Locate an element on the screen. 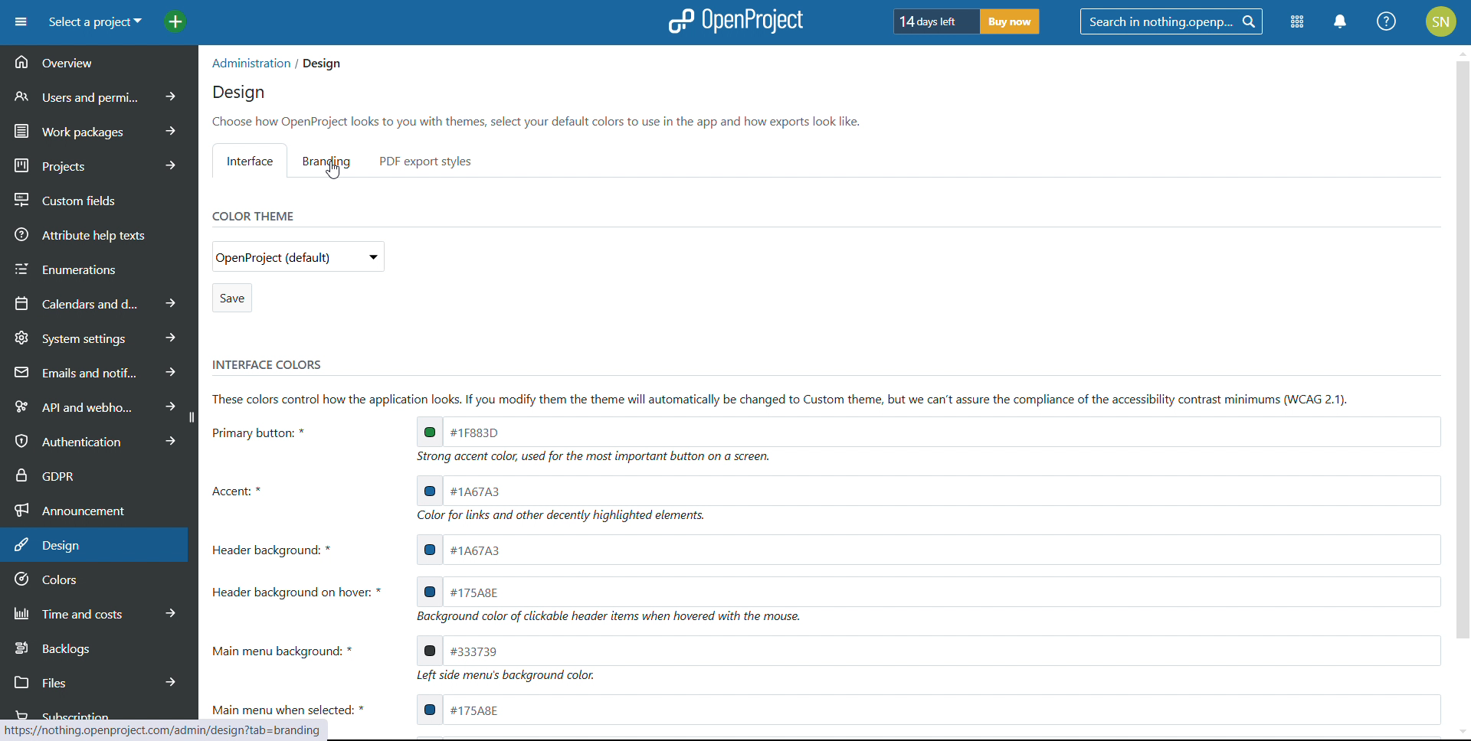 Image resolution: width=1471 pixels, height=741 pixels. logo is located at coordinates (733, 21).